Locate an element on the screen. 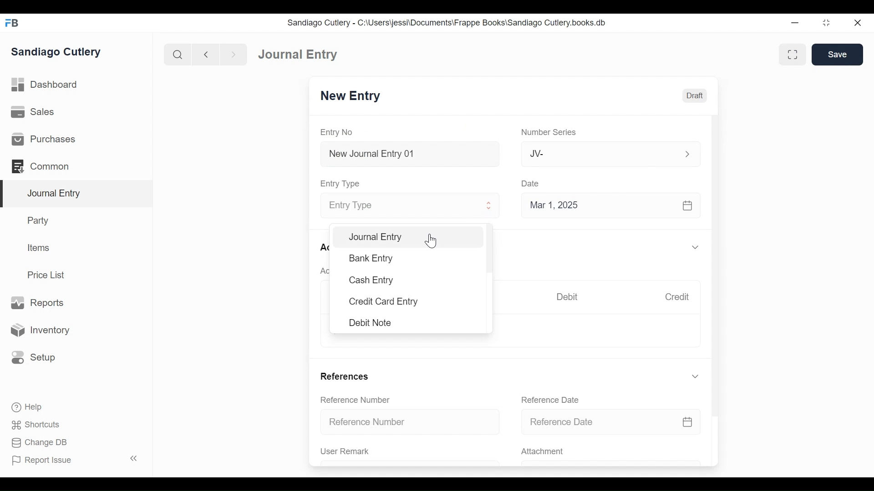 The height and width of the screenshot is (491, 874). Reference Number is located at coordinates (408, 422).